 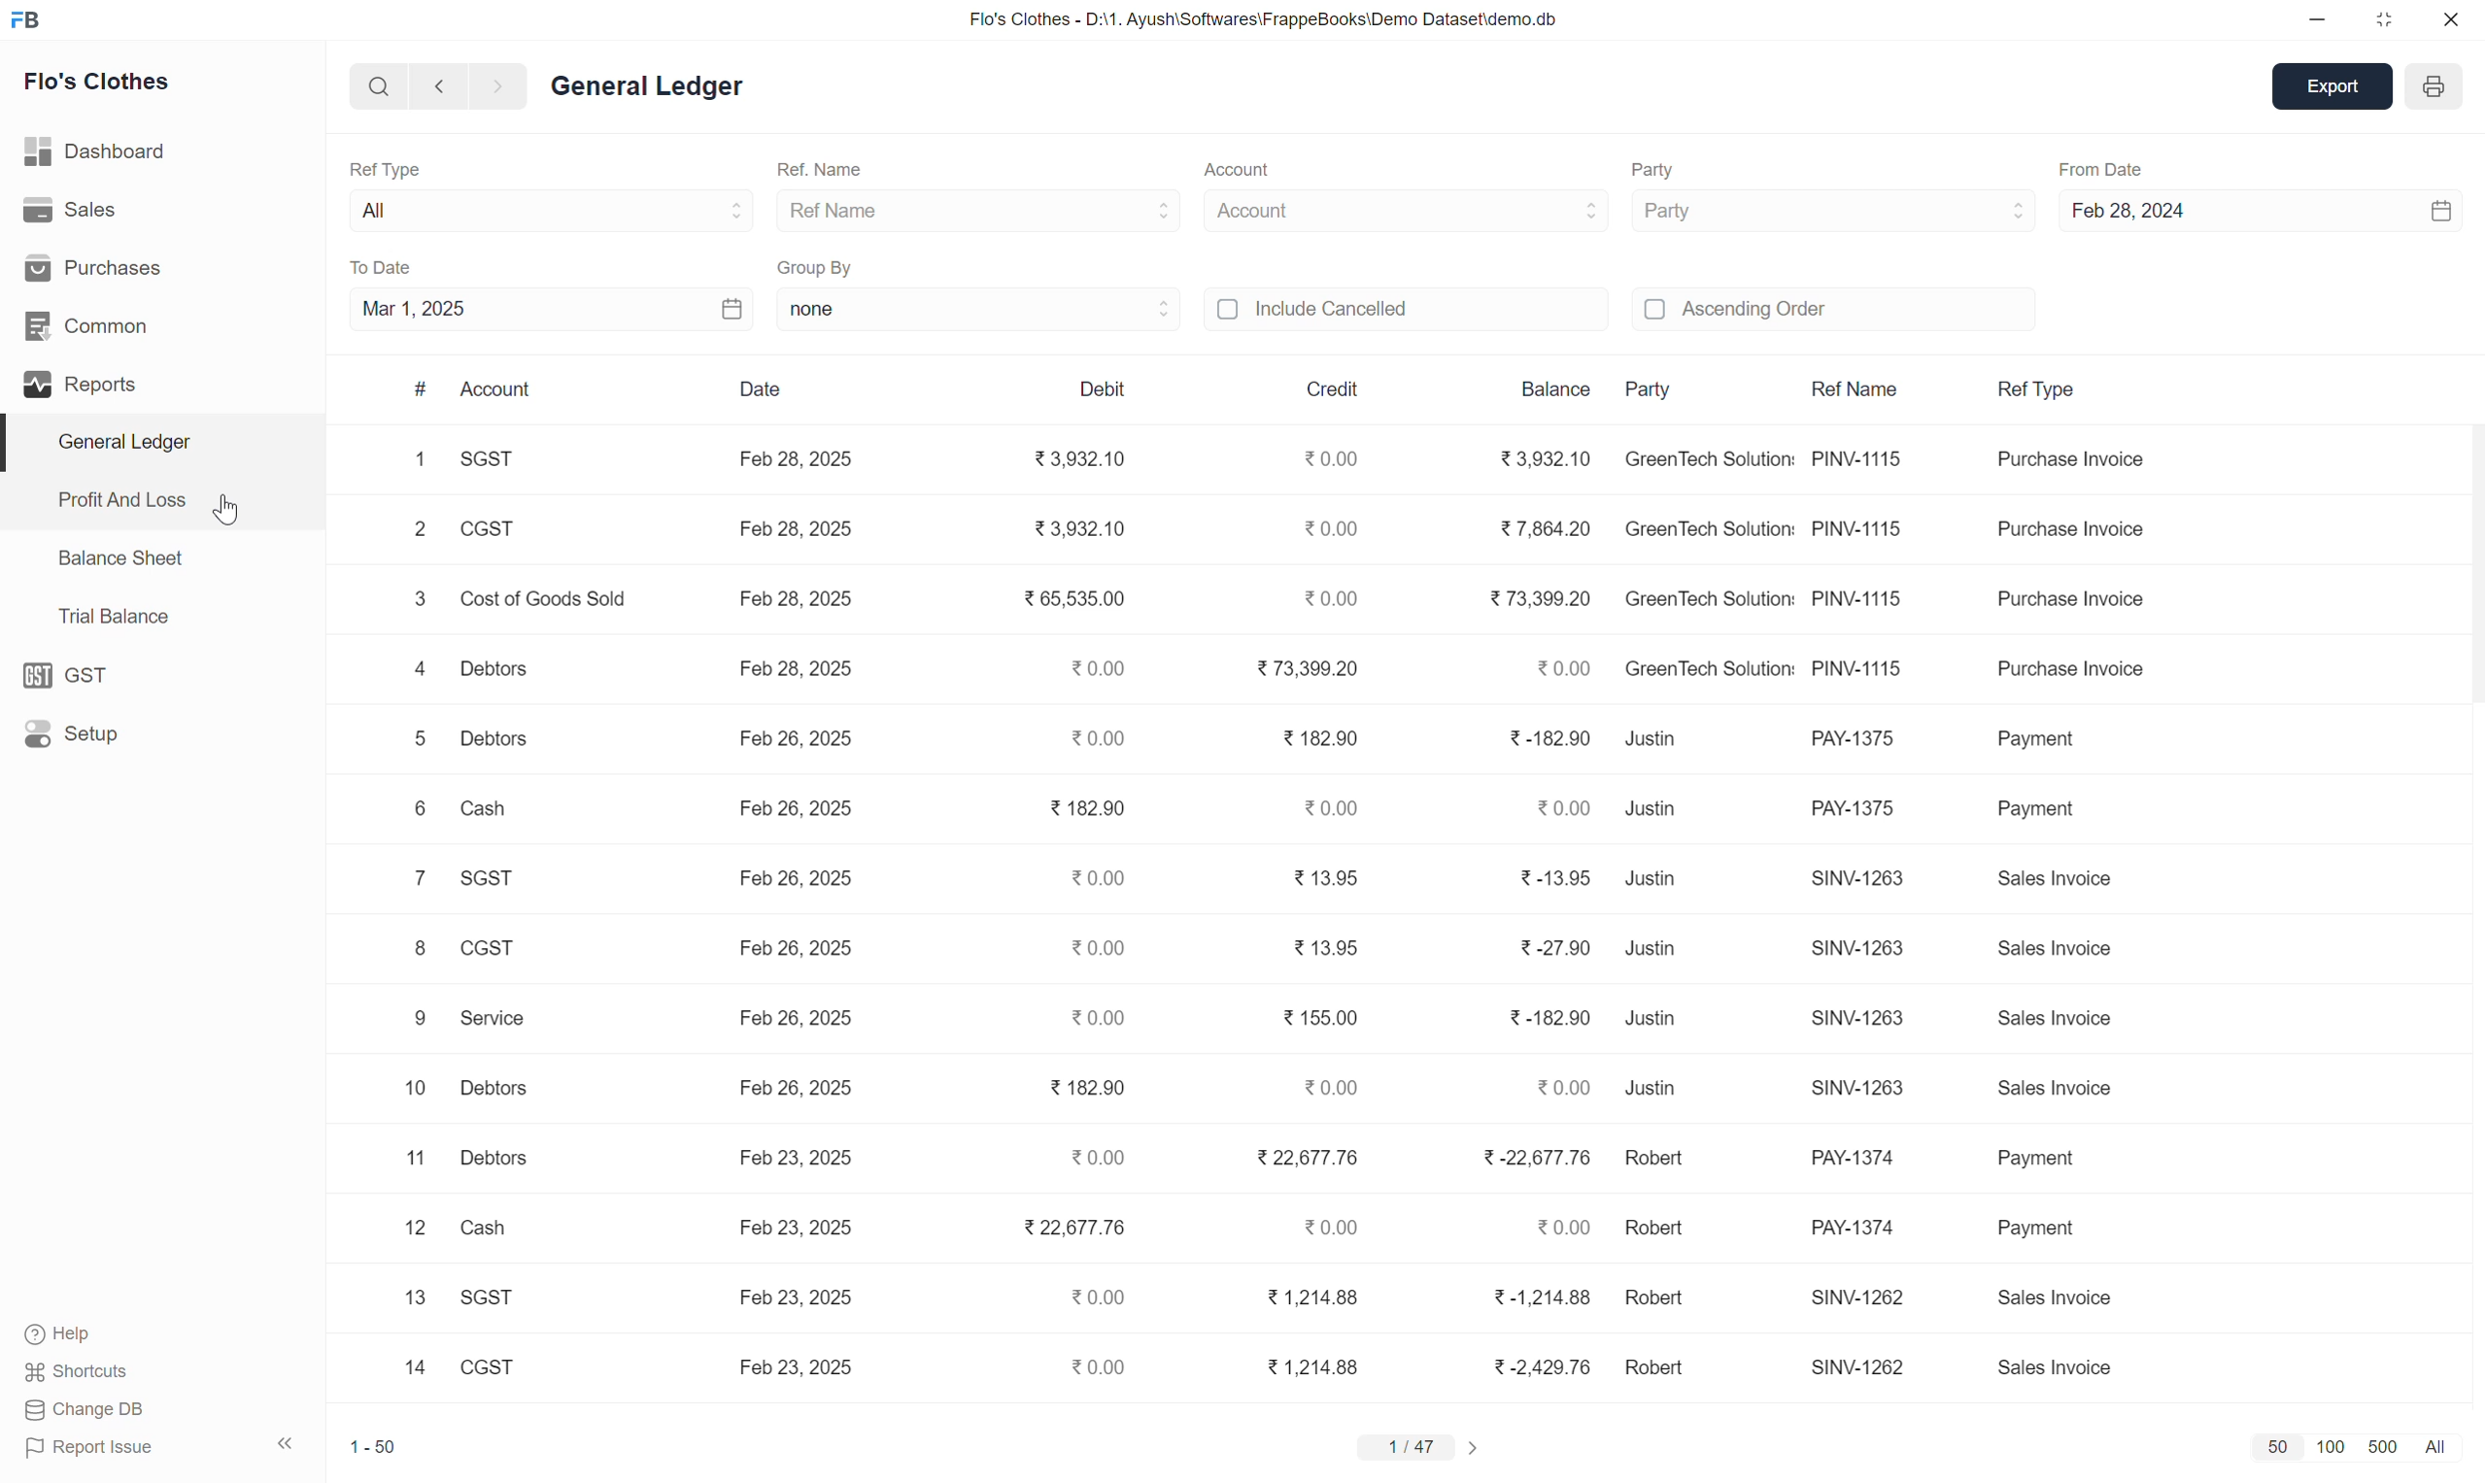 I want to click on ₹3,932.10, so click(x=1078, y=460).